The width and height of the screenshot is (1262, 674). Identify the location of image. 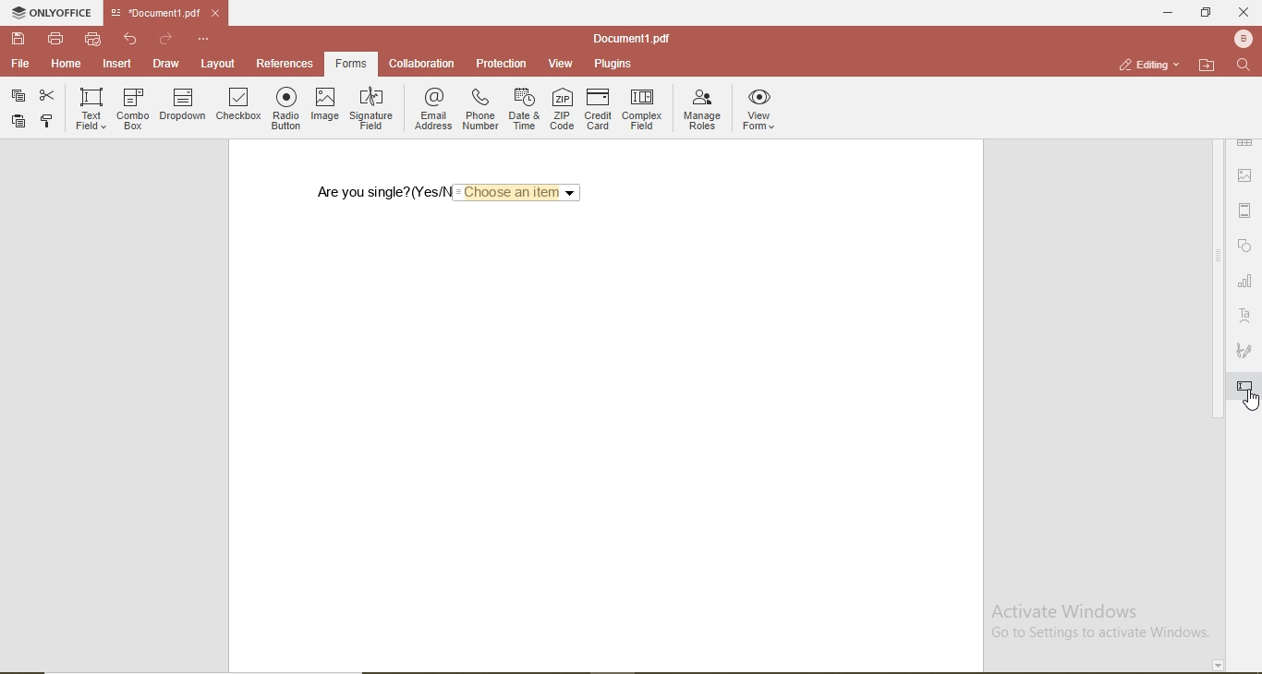
(1245, 173).